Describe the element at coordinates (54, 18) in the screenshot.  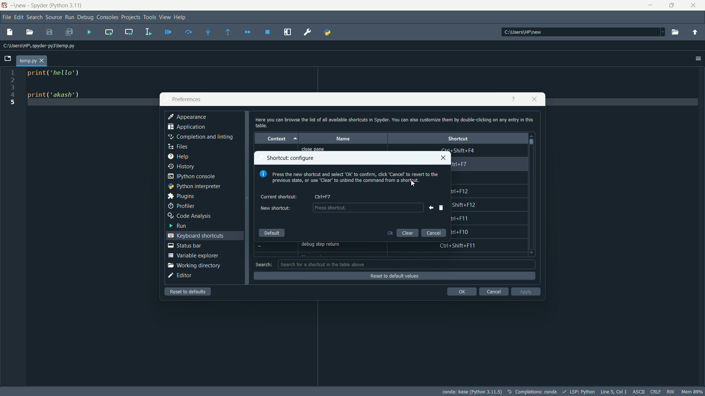
I see `source menu` at that location.